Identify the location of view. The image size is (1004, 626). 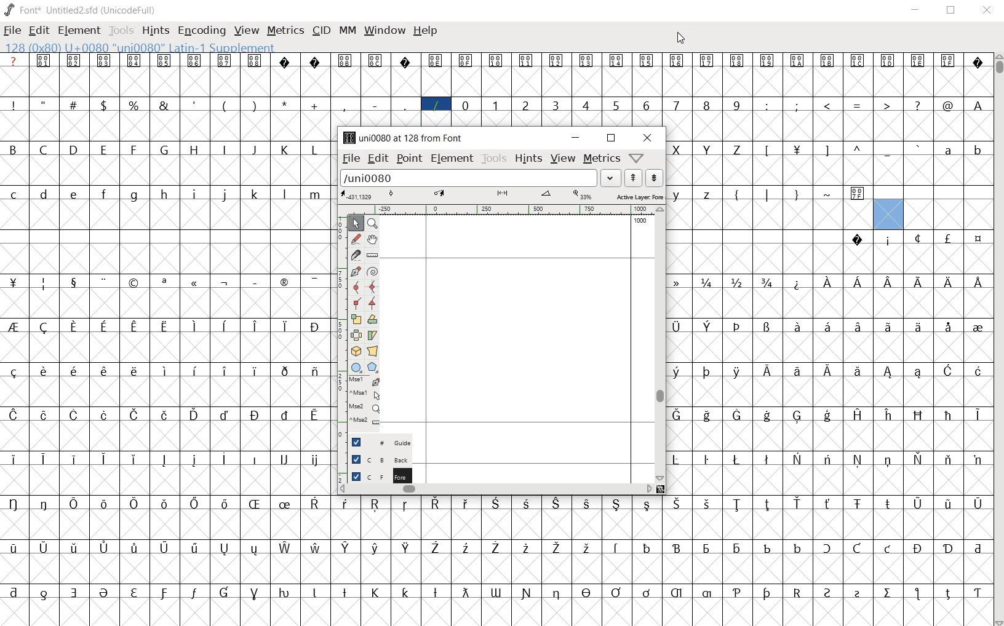
(564, 158).